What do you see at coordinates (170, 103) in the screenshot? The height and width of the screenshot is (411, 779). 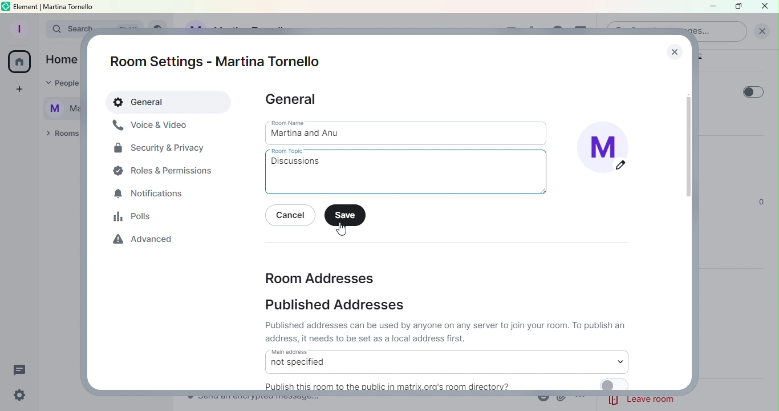 I see `General` at bounding box center [170, 103].